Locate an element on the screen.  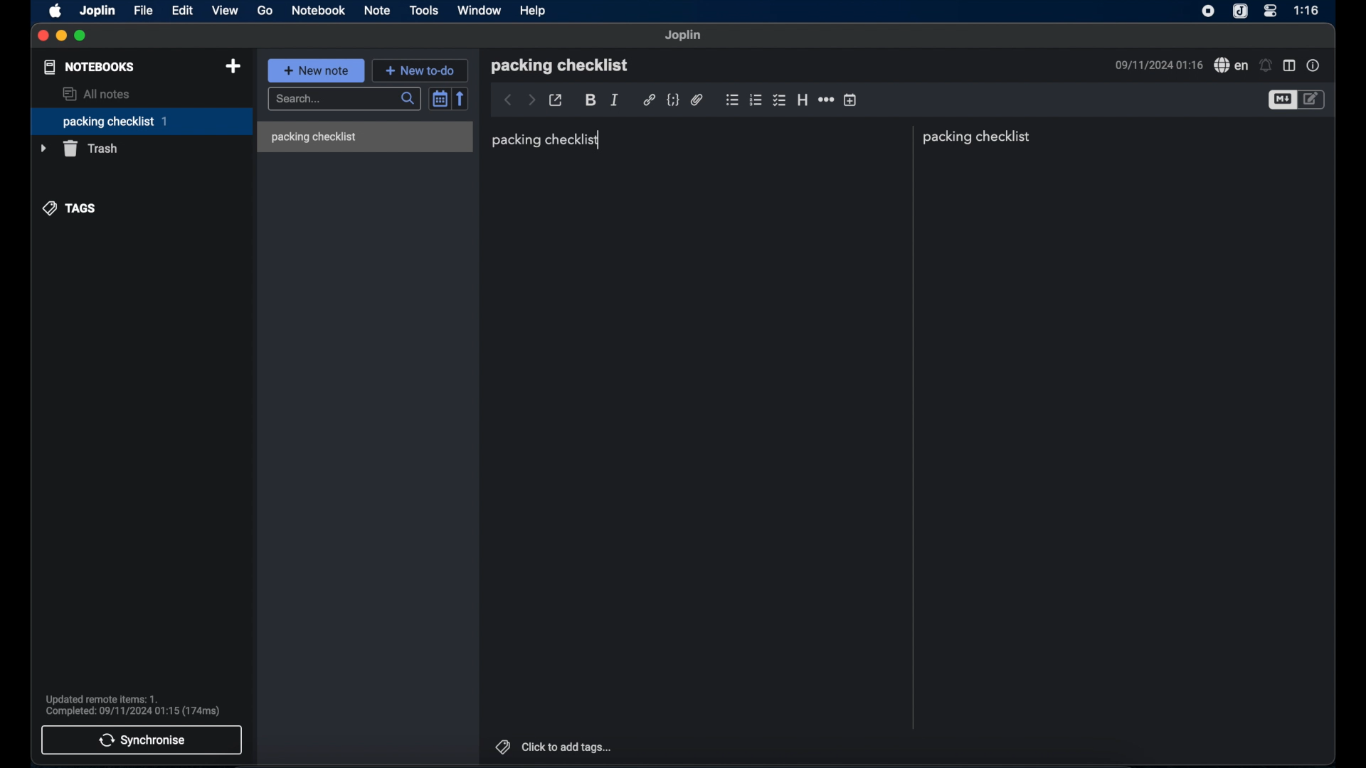
attach file is located at coordinates (697, 100).